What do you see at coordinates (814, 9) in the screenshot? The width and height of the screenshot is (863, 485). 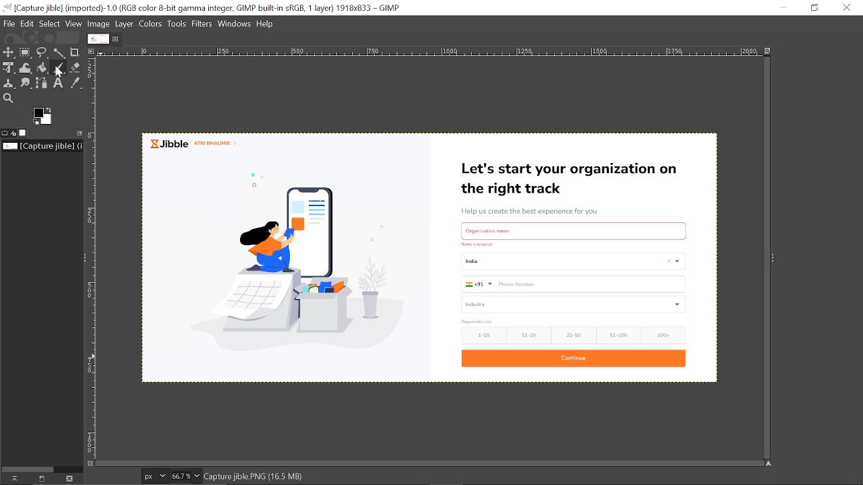 I see `` at bounding box center [814, 9].